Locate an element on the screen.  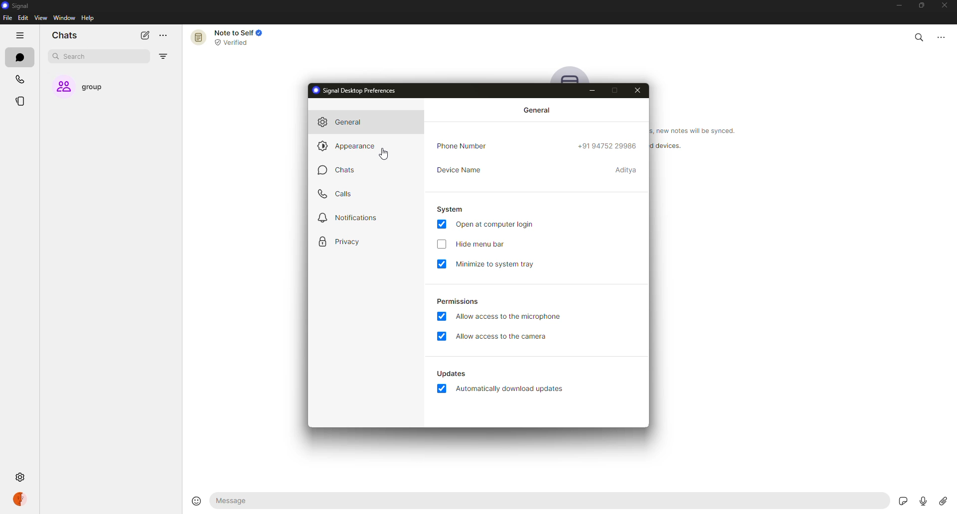
search is located at coordinates (78, 57).